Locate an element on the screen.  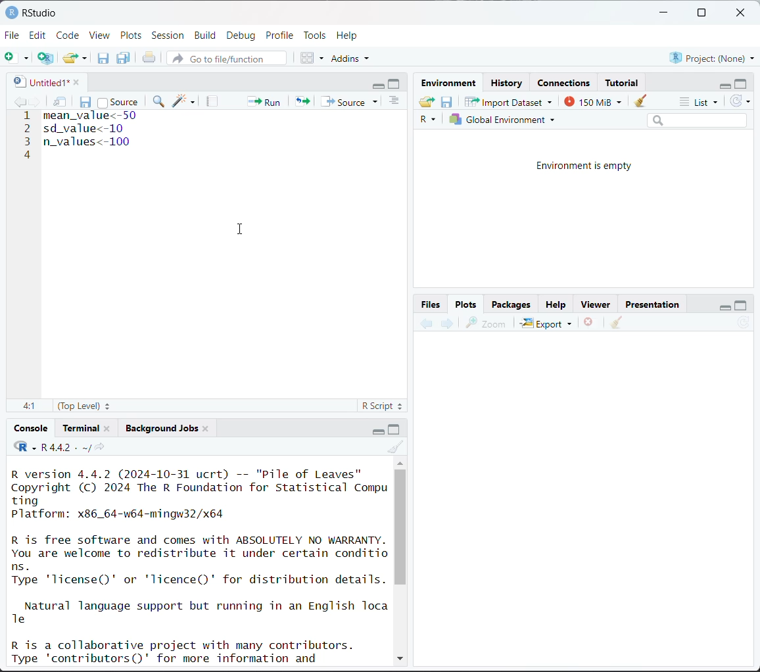
close is located at coordinates (206, 427).